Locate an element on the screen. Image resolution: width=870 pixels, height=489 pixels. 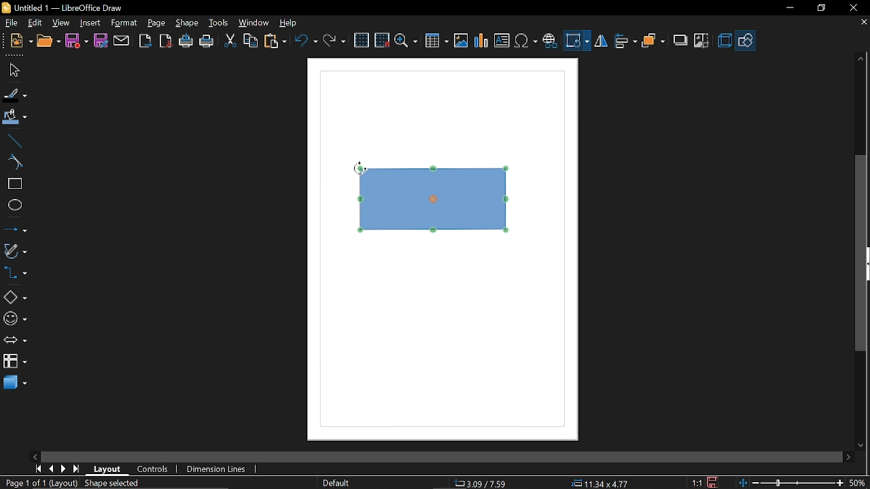
close is located at coordinates (852, 7).